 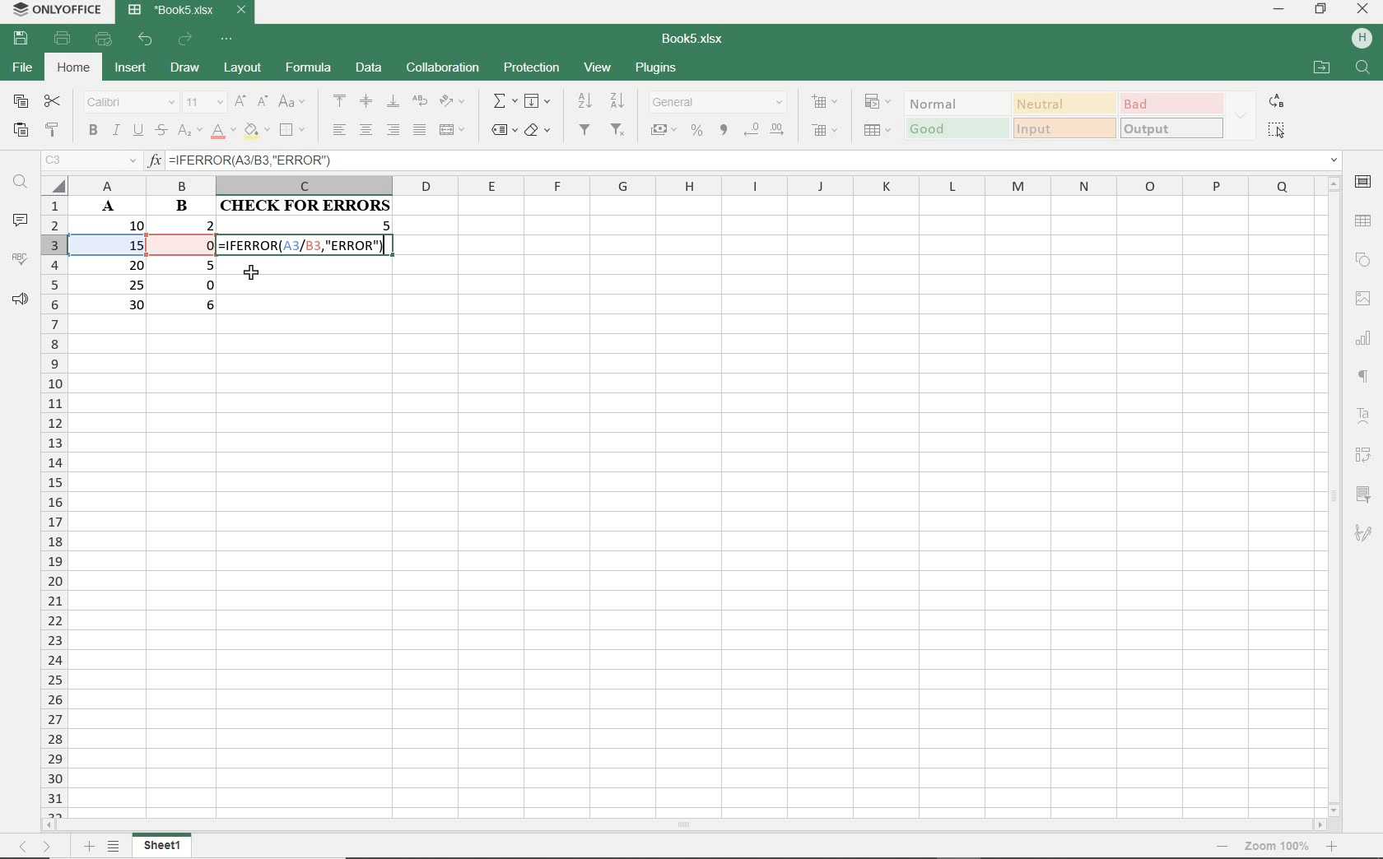 I want to click on ROWS, so click(x=55, y=505).